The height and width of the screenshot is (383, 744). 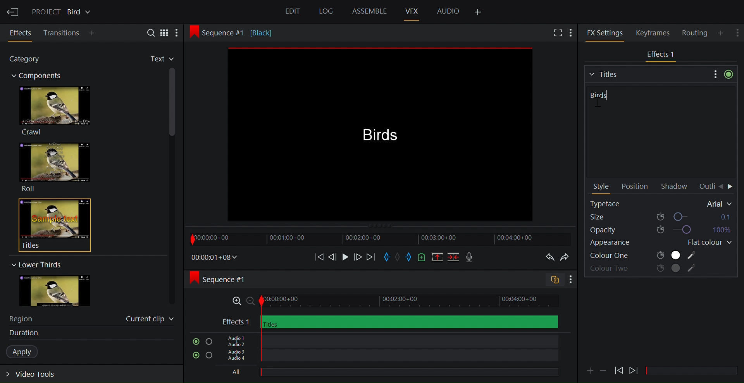 What do you see at coordinates (644, 255) in the screenshot?
I see `Colour One, Colour Two` at bounding box center [644, 255].